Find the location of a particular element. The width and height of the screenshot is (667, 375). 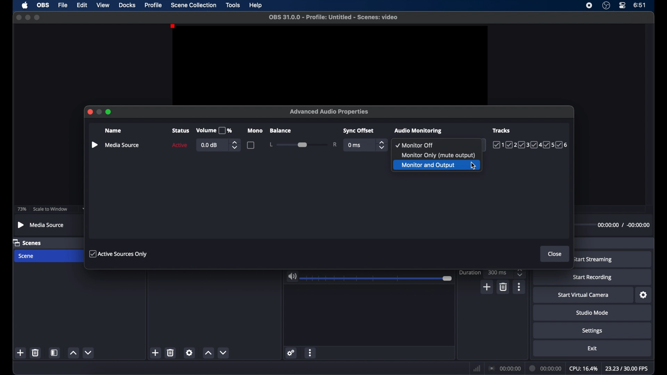

add is located at coordinates (156, 352).